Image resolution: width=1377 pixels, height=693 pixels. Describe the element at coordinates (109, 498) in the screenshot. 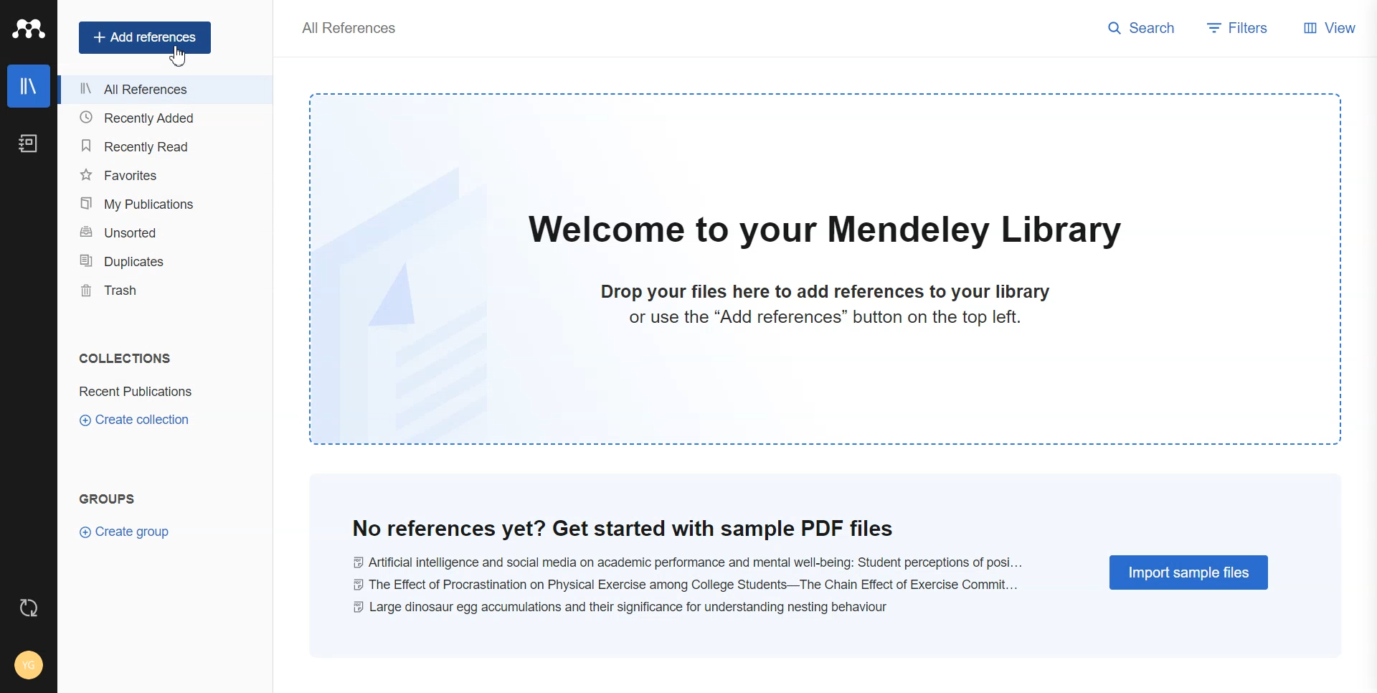

I see `Groups` at that location.